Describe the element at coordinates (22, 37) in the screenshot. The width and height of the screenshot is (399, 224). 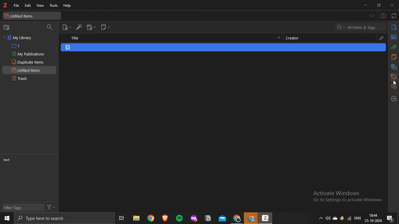
I see `my library` at that location.